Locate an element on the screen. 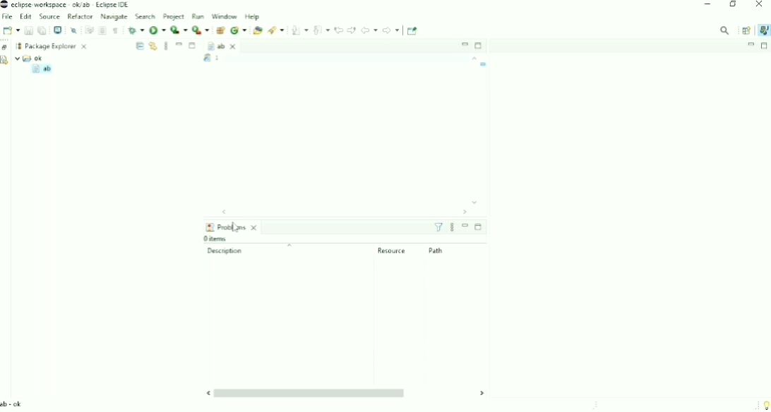 The image size is (771, 412). Horizontal scrollbar is located at coordinates (336, 212).